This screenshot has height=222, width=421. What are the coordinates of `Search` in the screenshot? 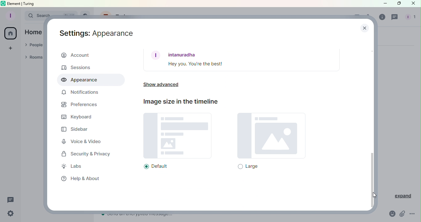 It's located at (33, 15).